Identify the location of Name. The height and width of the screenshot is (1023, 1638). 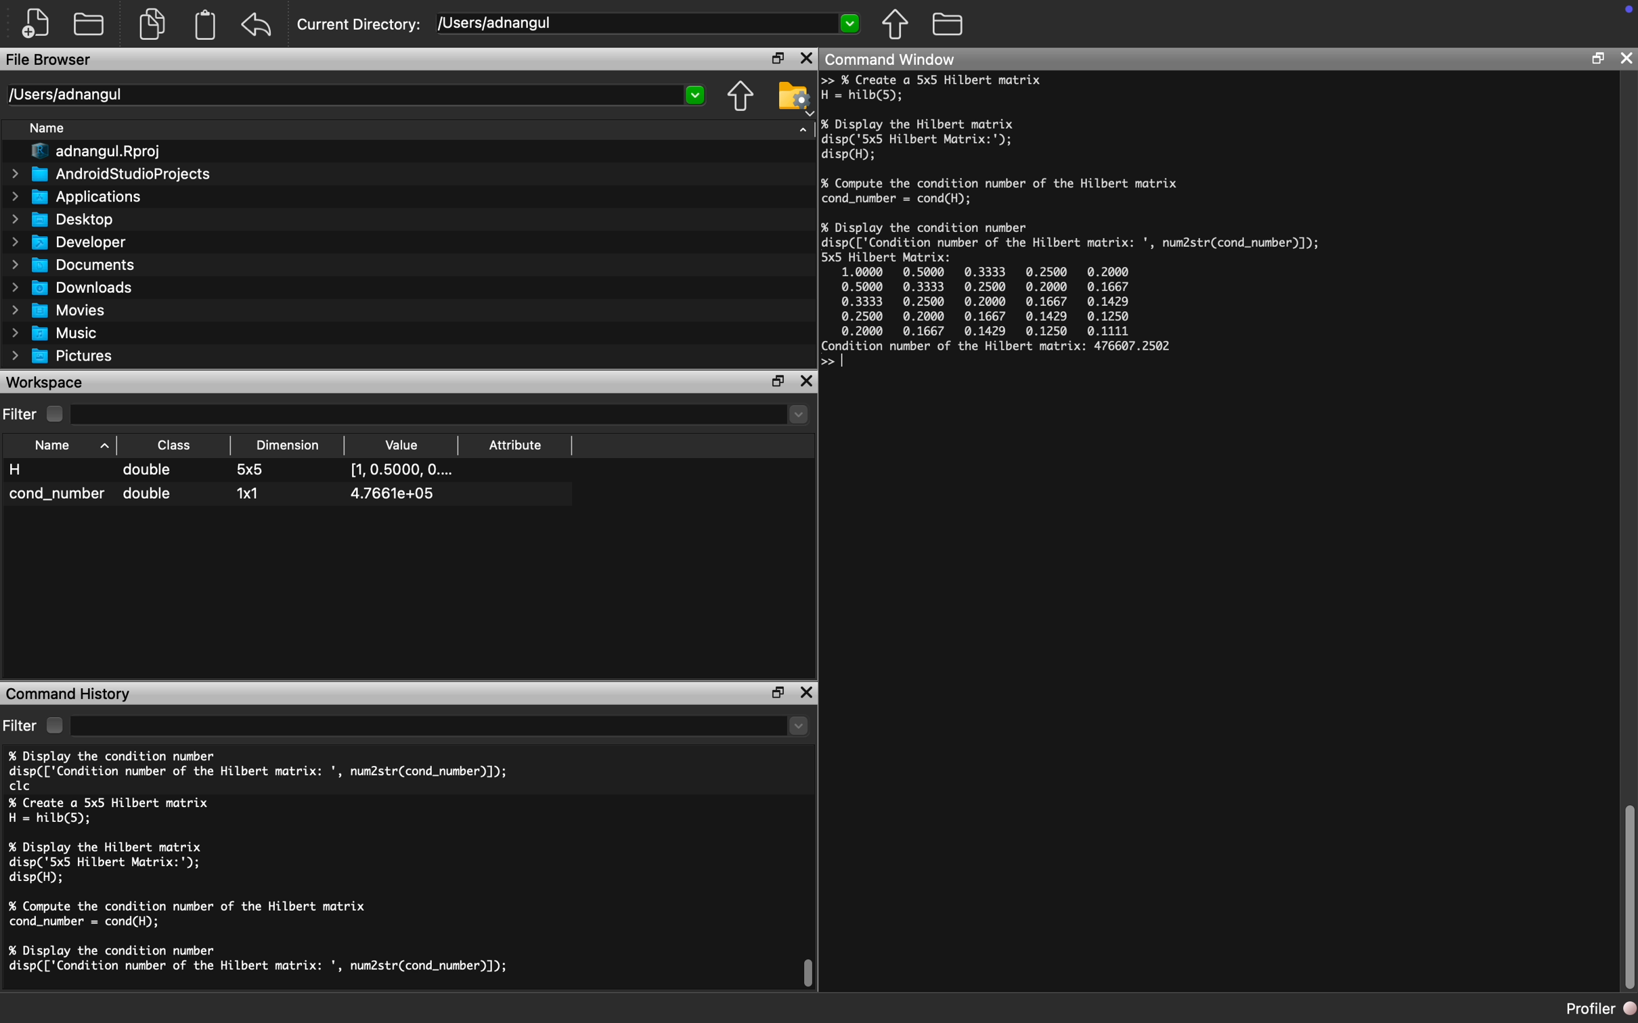
(45, 127).